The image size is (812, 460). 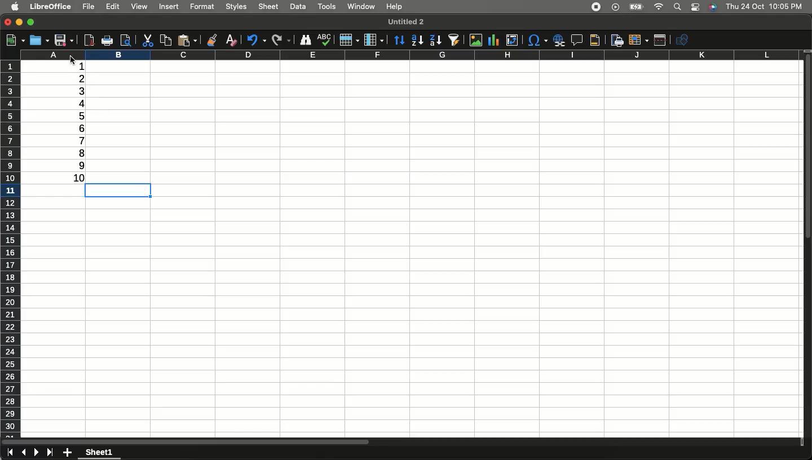 I want to click on Save, so click(x=64, y=40).